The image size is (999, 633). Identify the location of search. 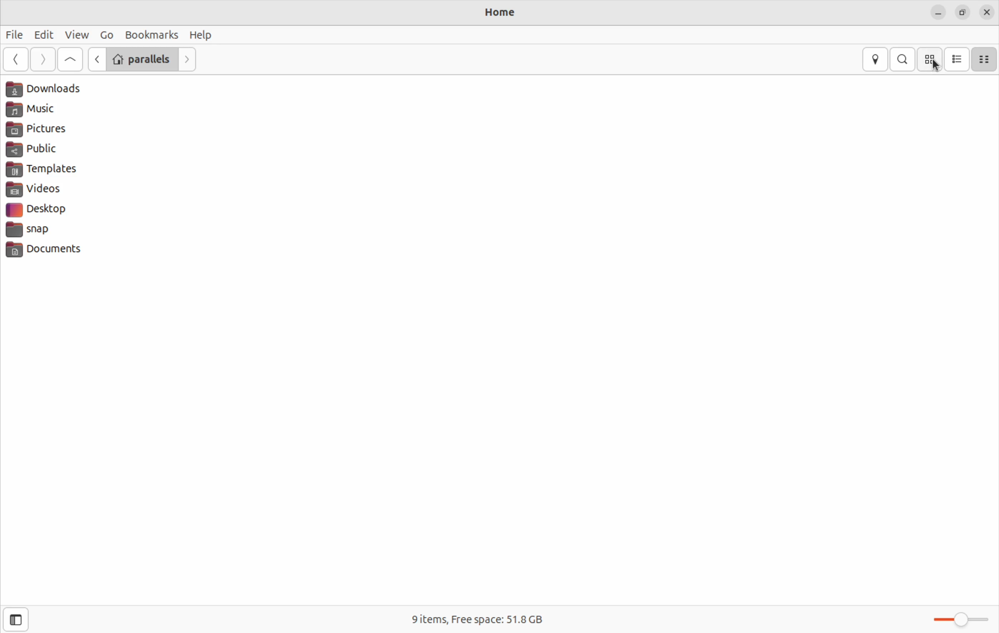
(905, 58).